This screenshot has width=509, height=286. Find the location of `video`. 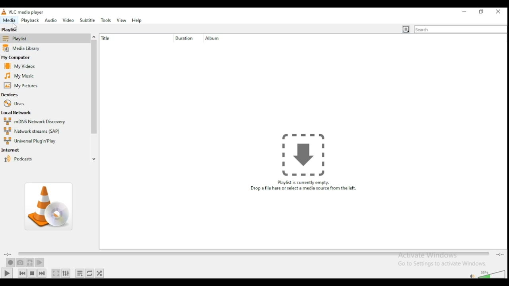

video is located at coordinates (69, 20).